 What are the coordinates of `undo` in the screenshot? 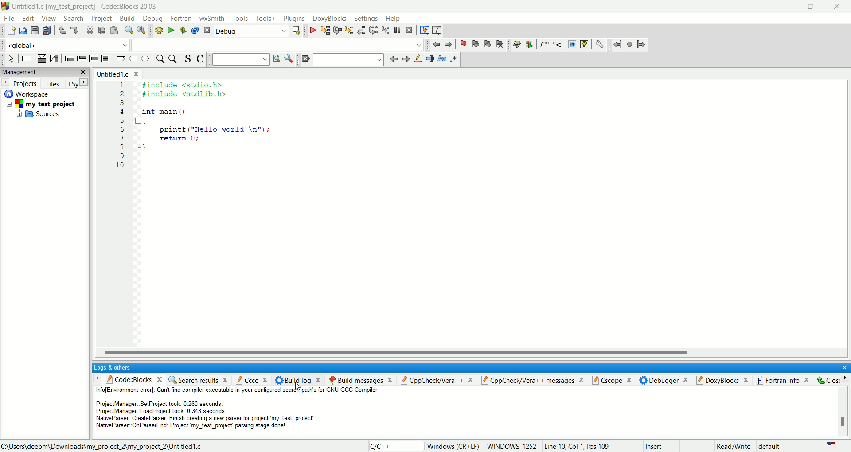 It's located at (61, 31).